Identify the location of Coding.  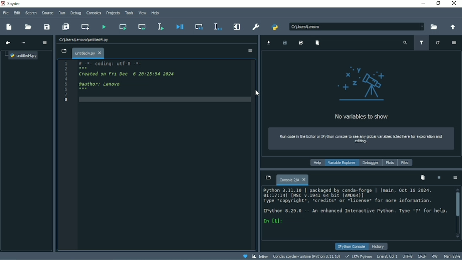
(111, 65).